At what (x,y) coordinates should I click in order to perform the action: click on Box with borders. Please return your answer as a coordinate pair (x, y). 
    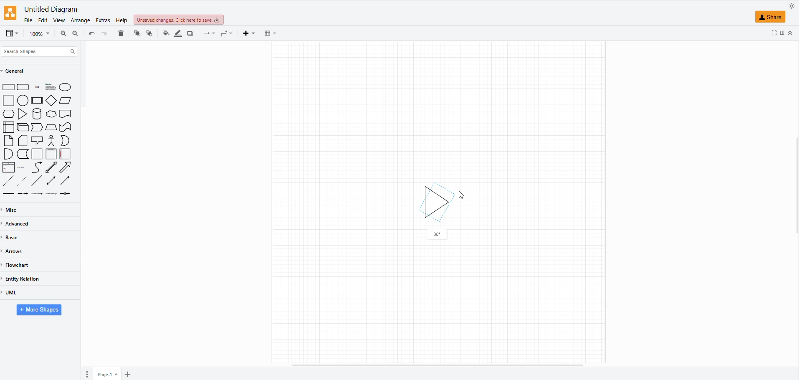
    Looking at the image, I should click on (38, 100).